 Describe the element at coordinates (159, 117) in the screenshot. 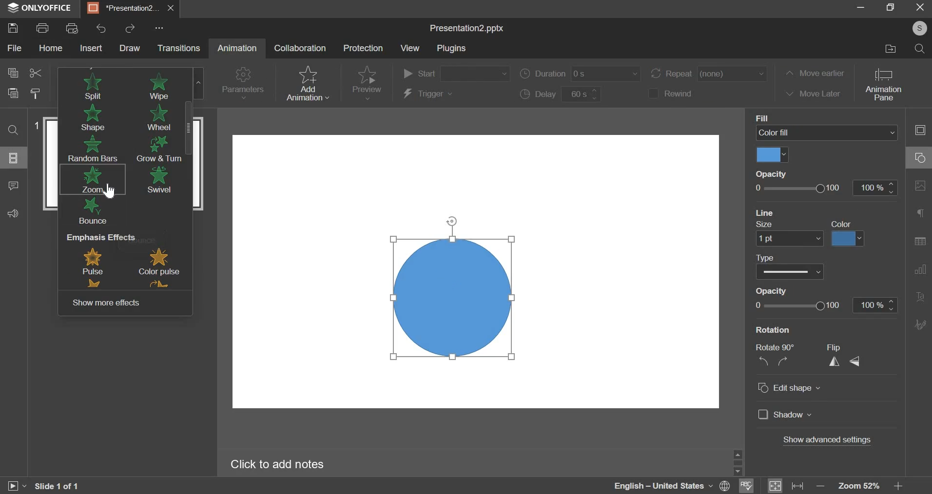

I see `wheel` at that location.